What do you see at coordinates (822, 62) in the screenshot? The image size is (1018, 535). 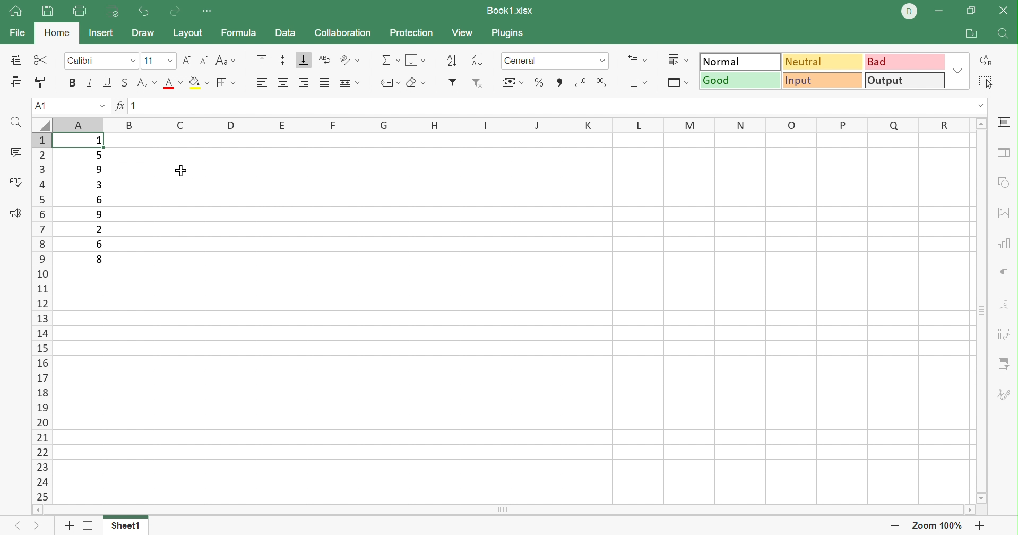 I see `Neutral` at bounding box center [822, 62].